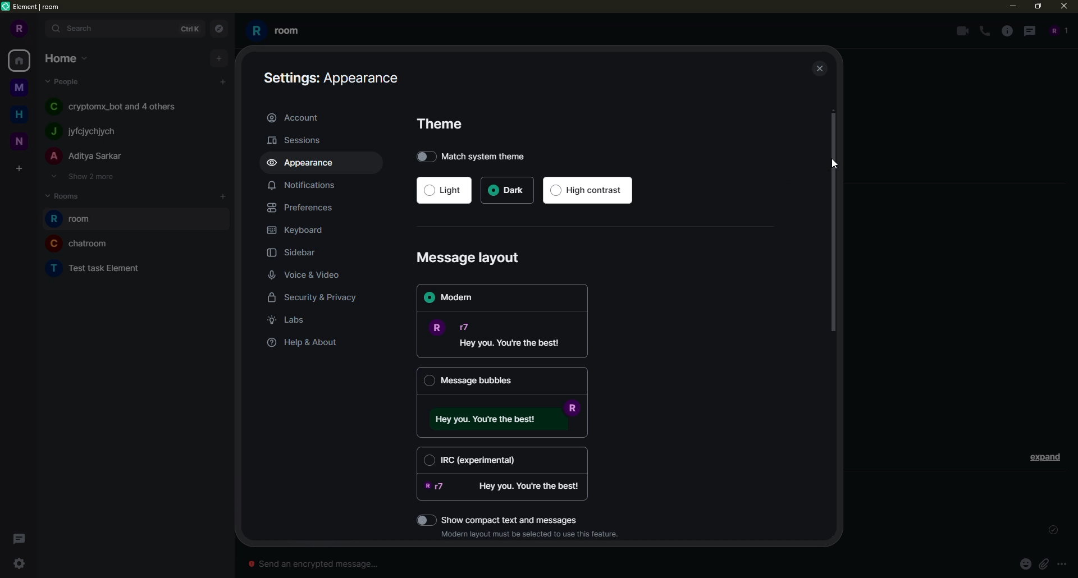 Image resolution: width=1078 pixels, height=578 pixels. I want to click on match system theme, so click(478, 155).